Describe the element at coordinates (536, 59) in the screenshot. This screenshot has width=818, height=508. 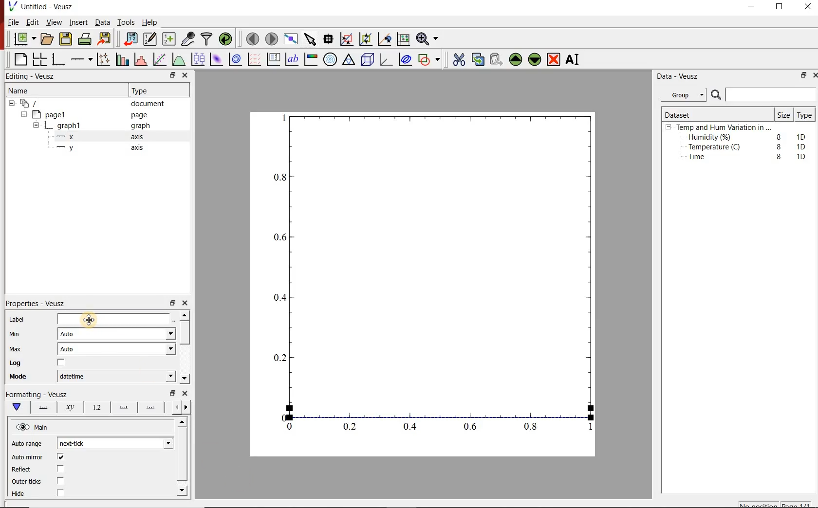
I see `Move the selected widget down` at that location.